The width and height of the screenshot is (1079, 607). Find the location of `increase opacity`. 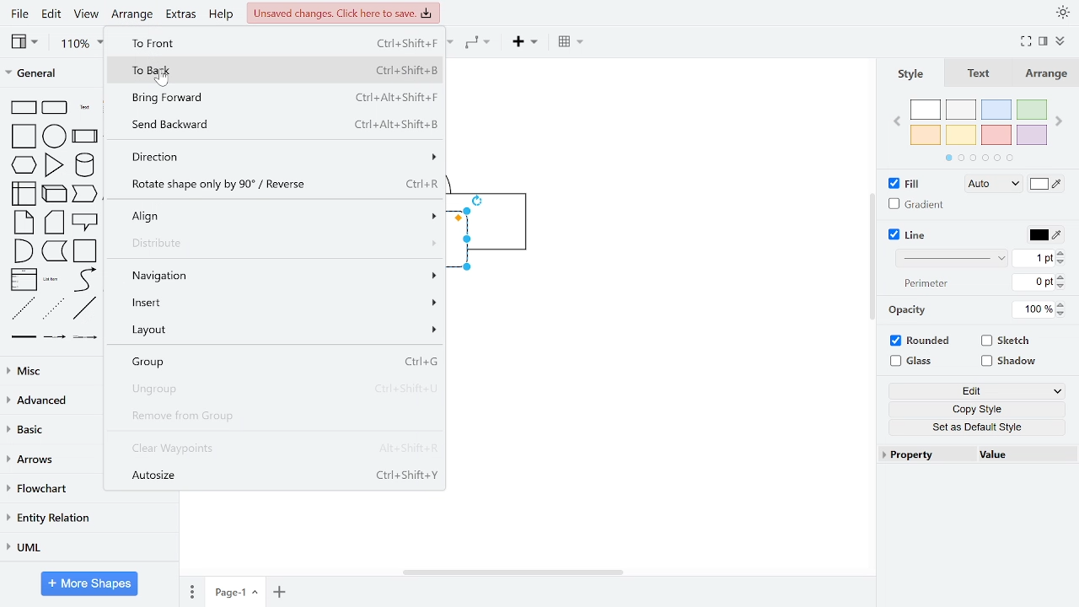

increase opacity is located at coordinates (1061, 304).